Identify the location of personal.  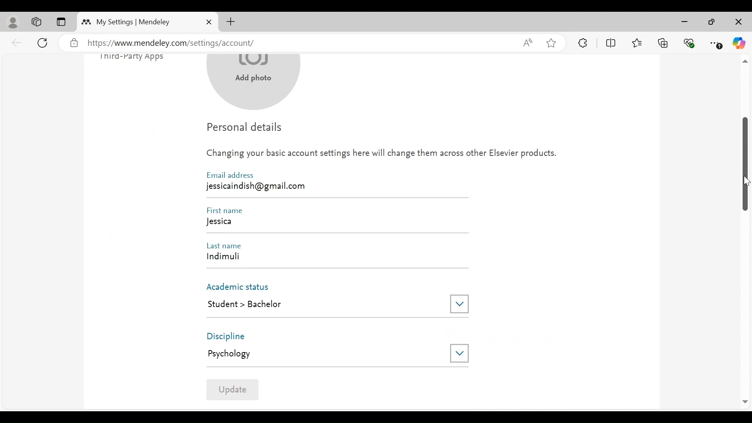
(14, 22).